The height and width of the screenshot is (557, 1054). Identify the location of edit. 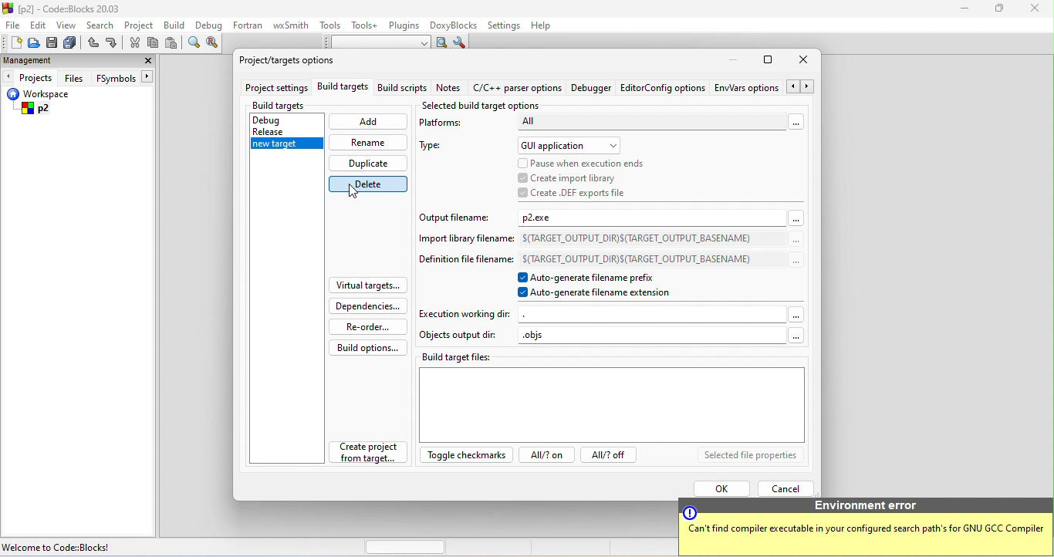
(39, 26).